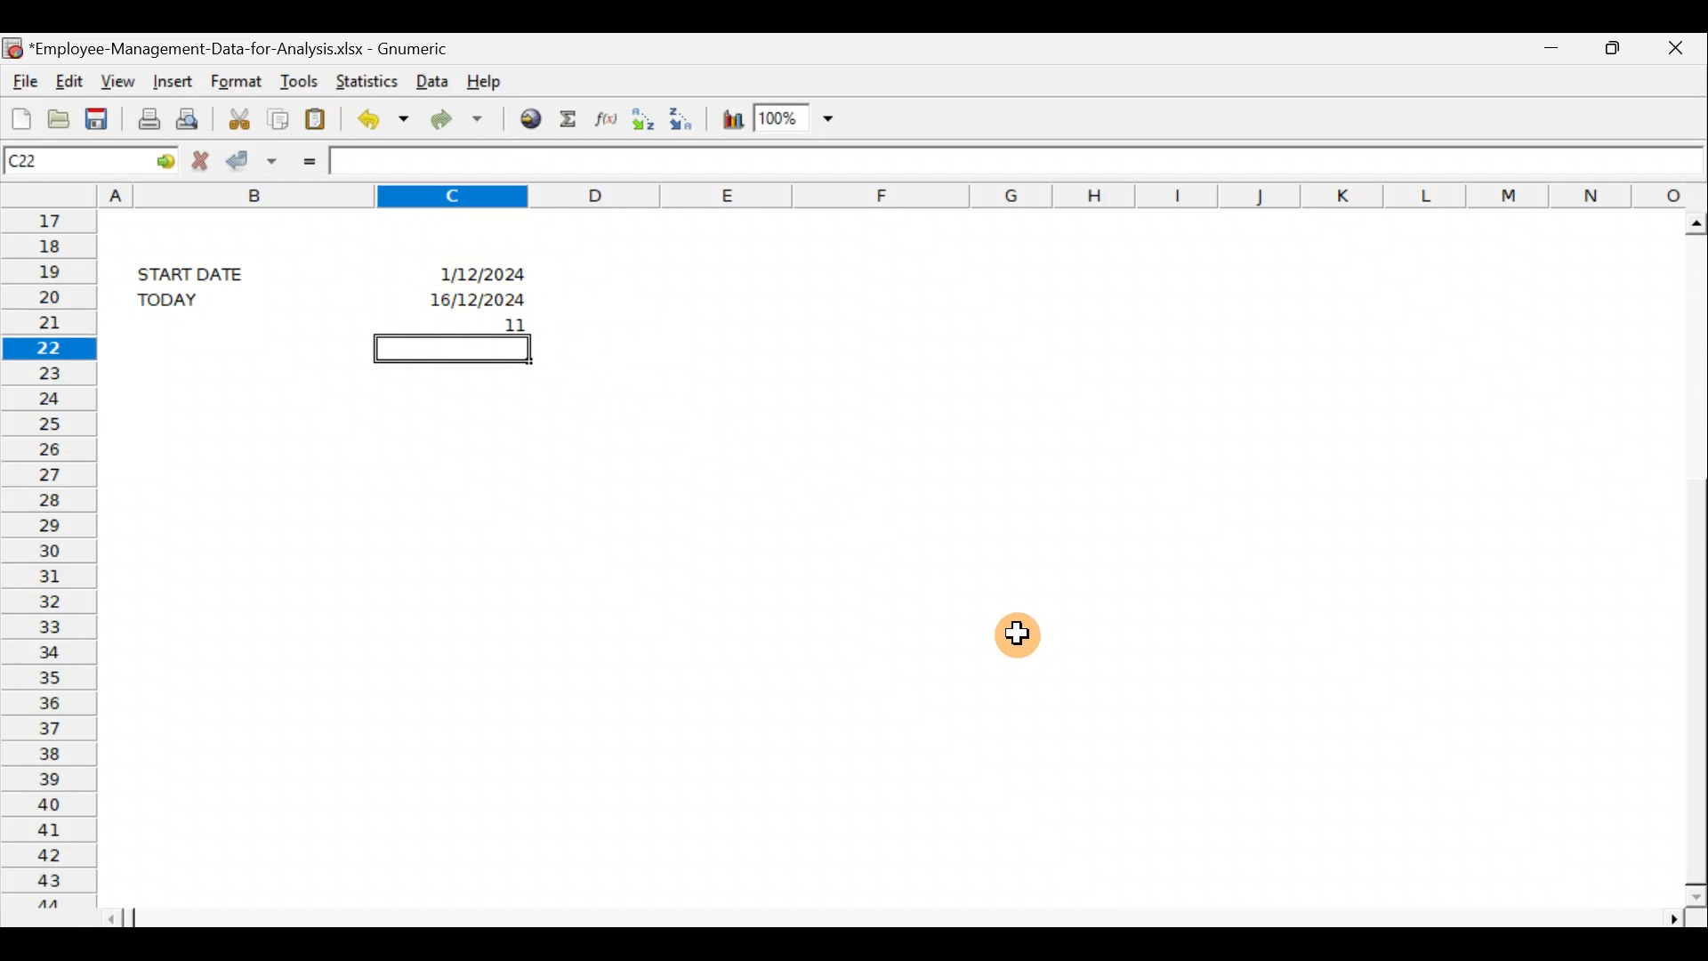  Describe the element at coordinates (1672, 50) in the screenshot. I see `Close` at that location.